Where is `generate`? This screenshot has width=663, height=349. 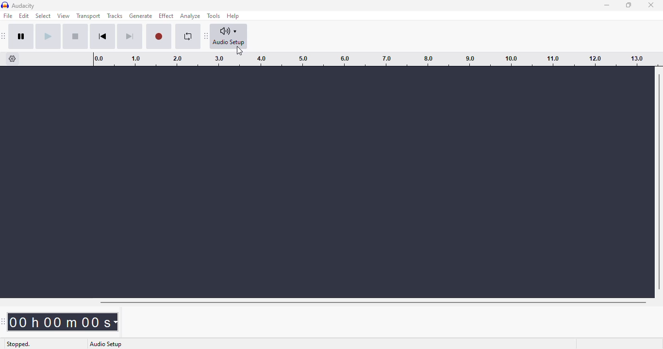
generate is located at coordinates (141, 16).